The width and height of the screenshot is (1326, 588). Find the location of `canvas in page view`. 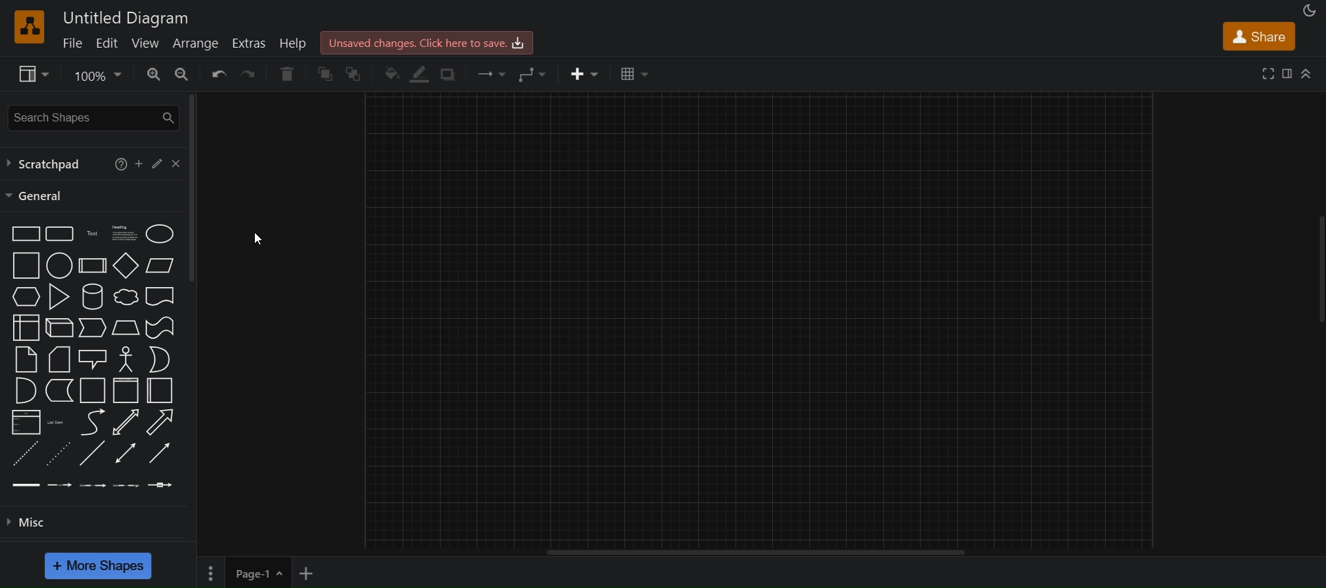

canvas in page view is located at coordinates (760, 320).